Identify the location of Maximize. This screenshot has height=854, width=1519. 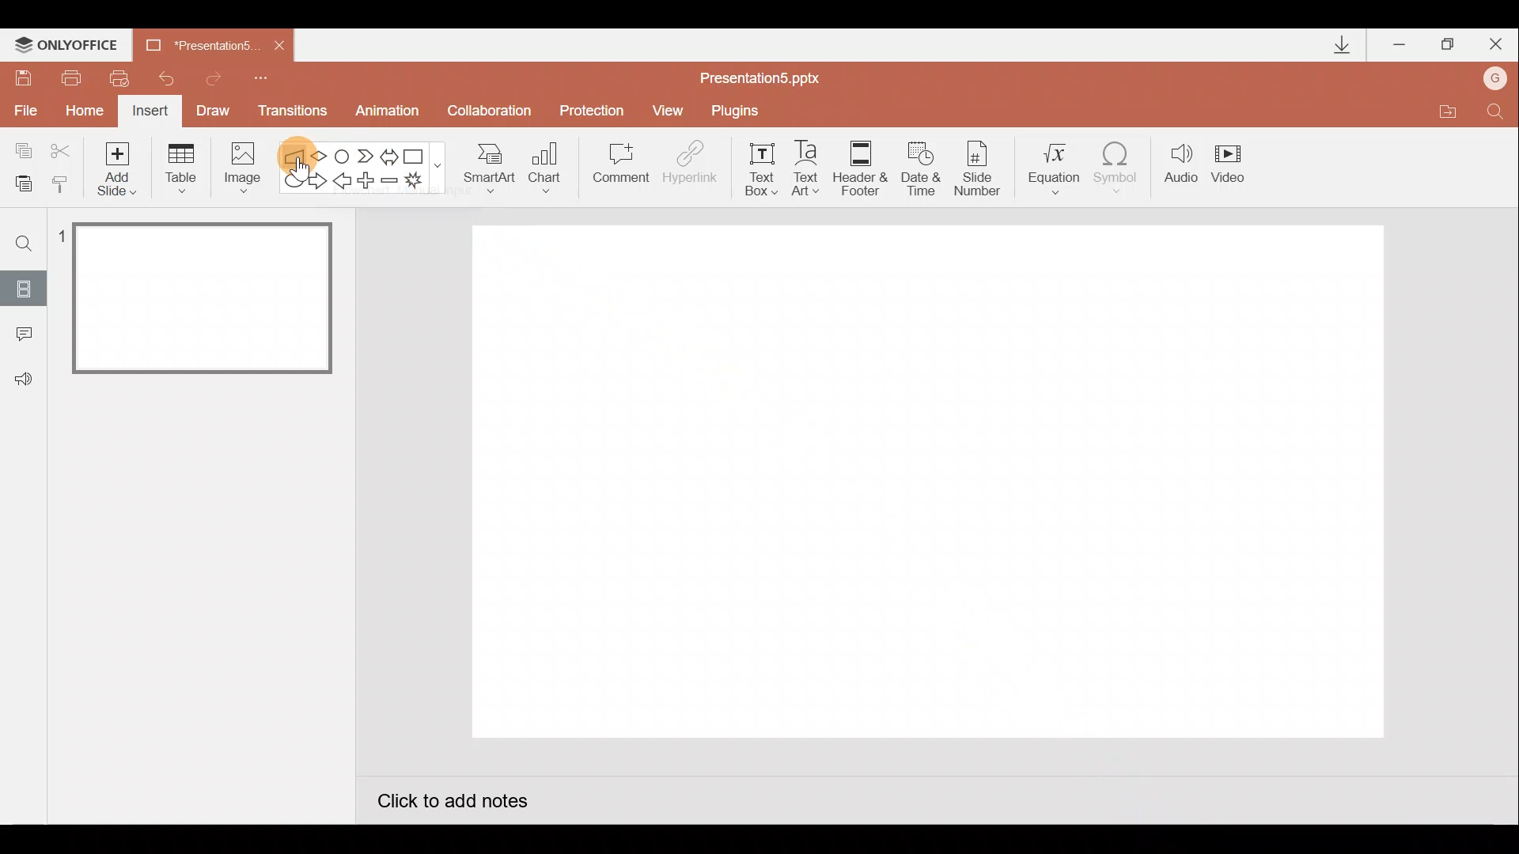
(1448, 45).